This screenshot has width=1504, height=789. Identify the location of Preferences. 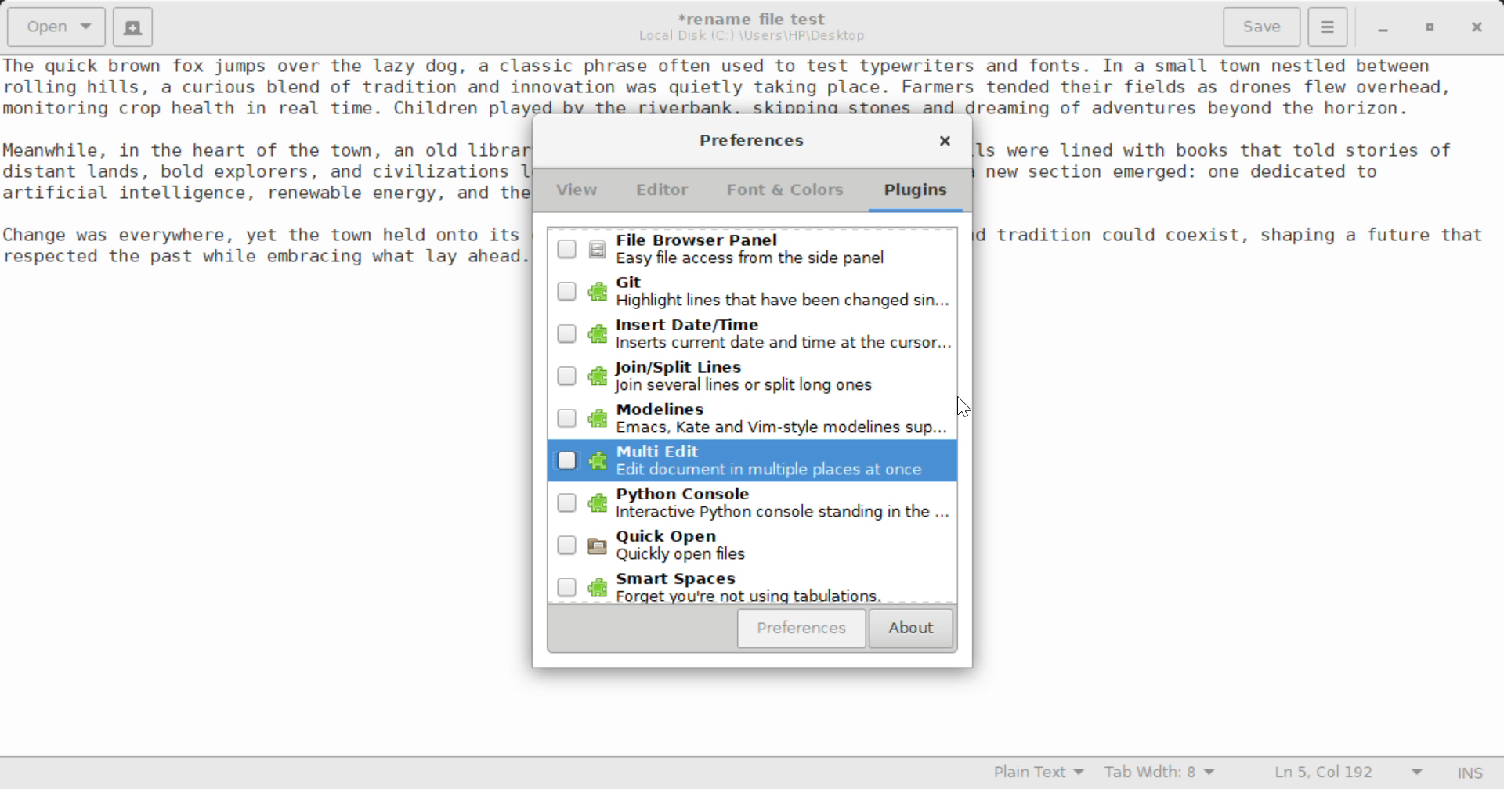
(802, 629).